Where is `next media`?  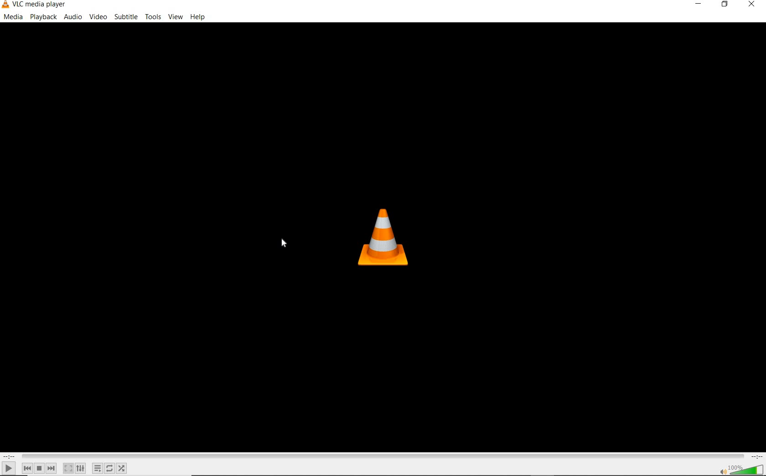
next media is located at coordinates (52, 468).